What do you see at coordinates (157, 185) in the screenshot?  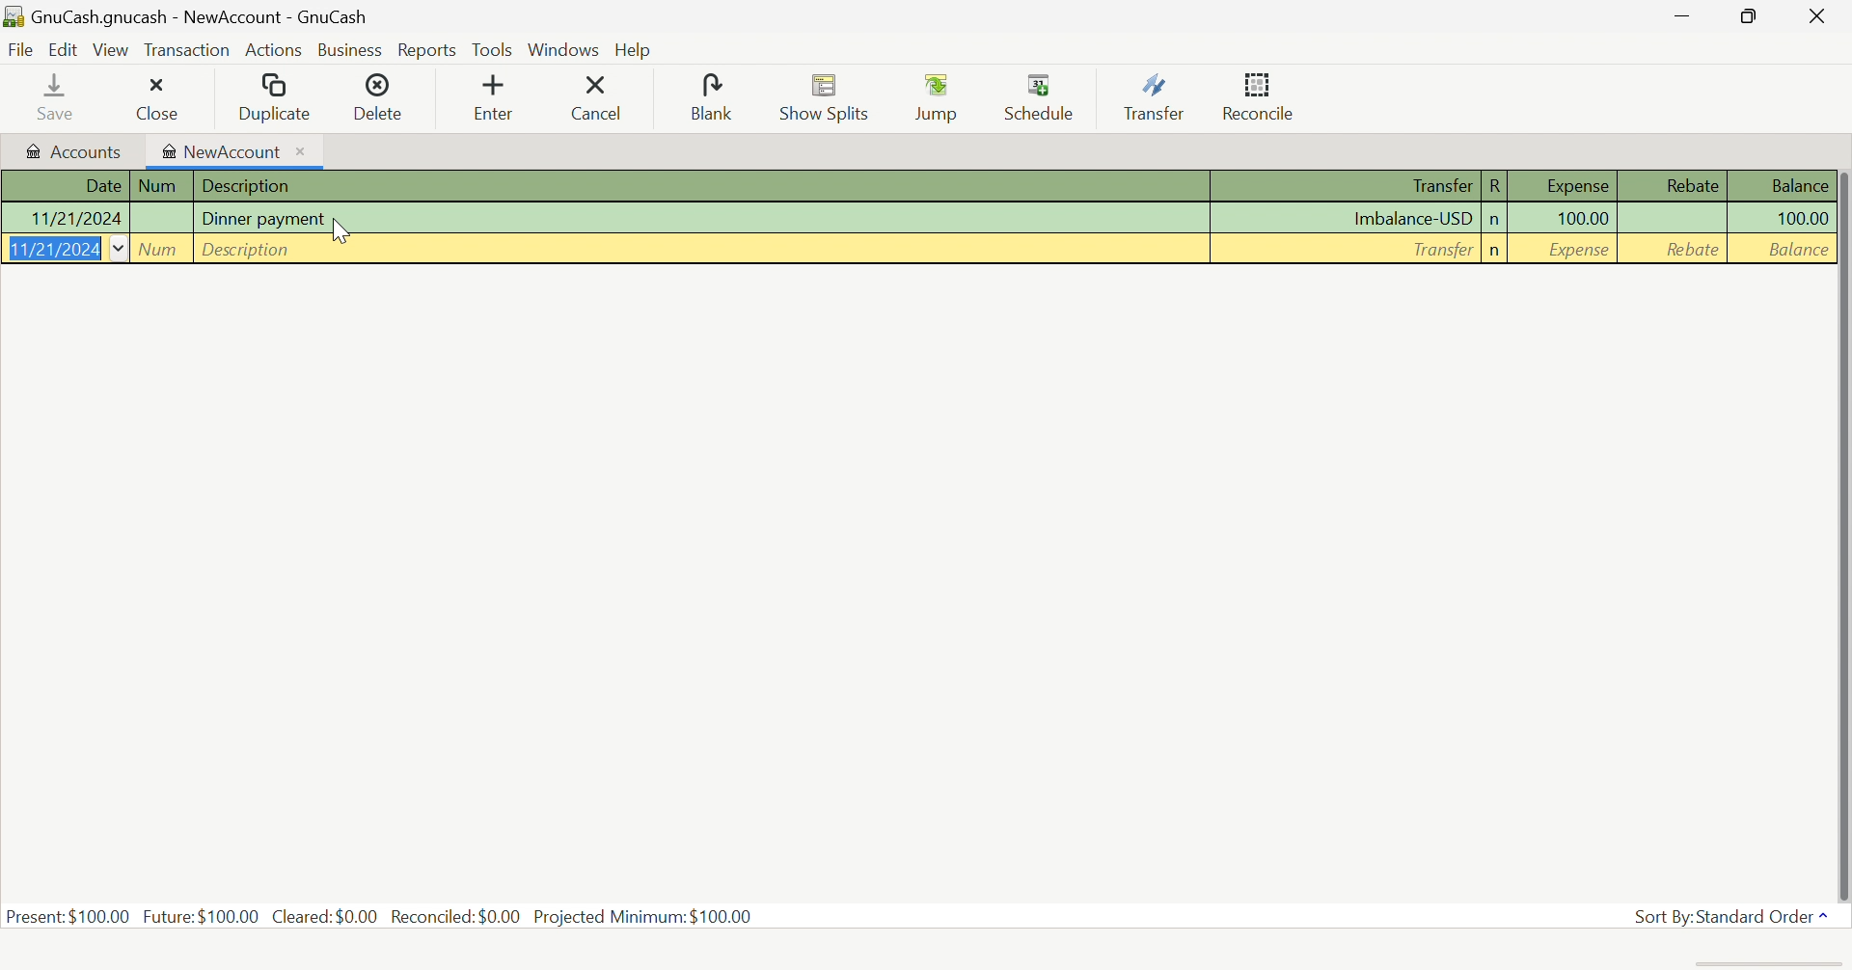 I see `Num` at bounding box center [157, 185].